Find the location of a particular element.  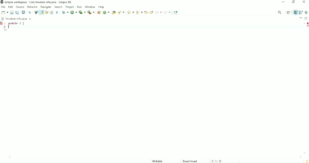

Writable is located at coordinates (160, 161).